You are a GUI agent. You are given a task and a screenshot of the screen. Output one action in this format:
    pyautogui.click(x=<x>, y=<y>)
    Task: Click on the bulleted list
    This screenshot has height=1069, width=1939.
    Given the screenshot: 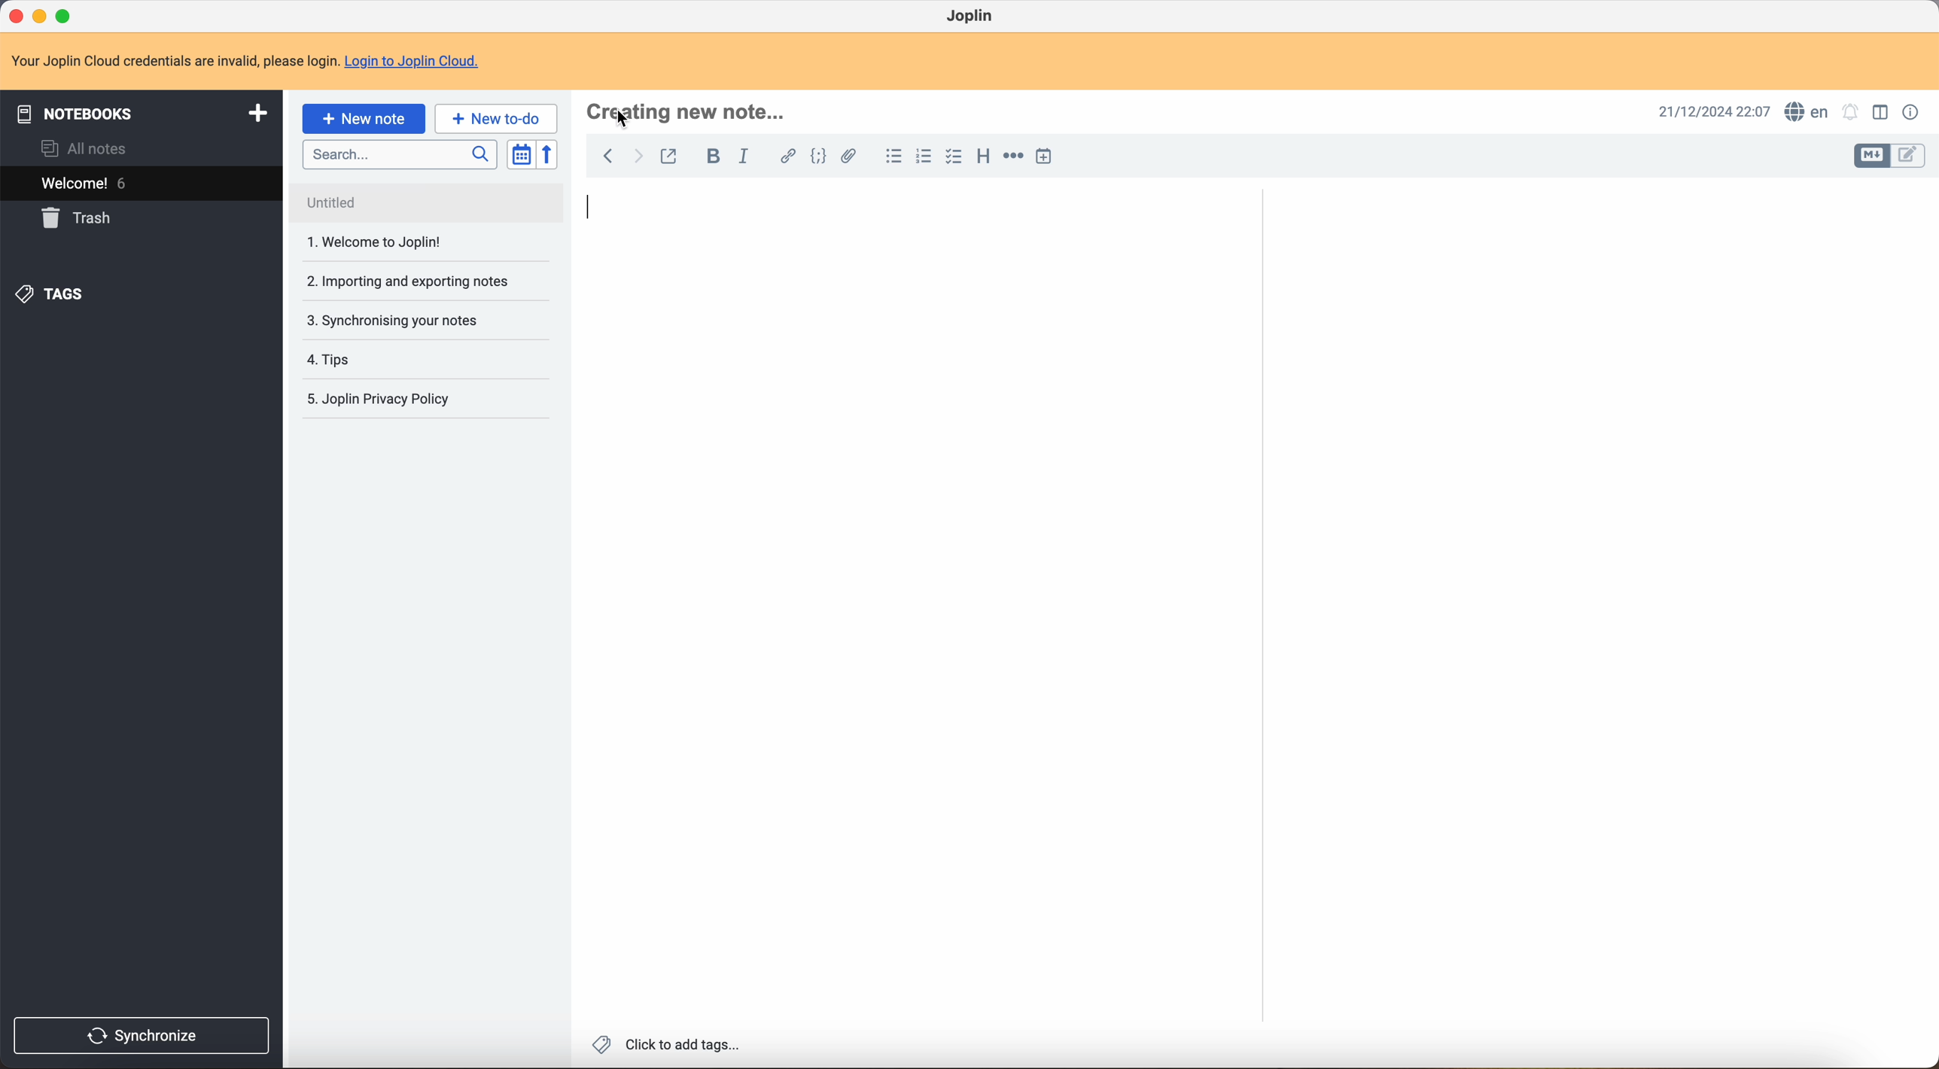 What is the action you would take?
    pyautogui.click(x=893, y=156)
    